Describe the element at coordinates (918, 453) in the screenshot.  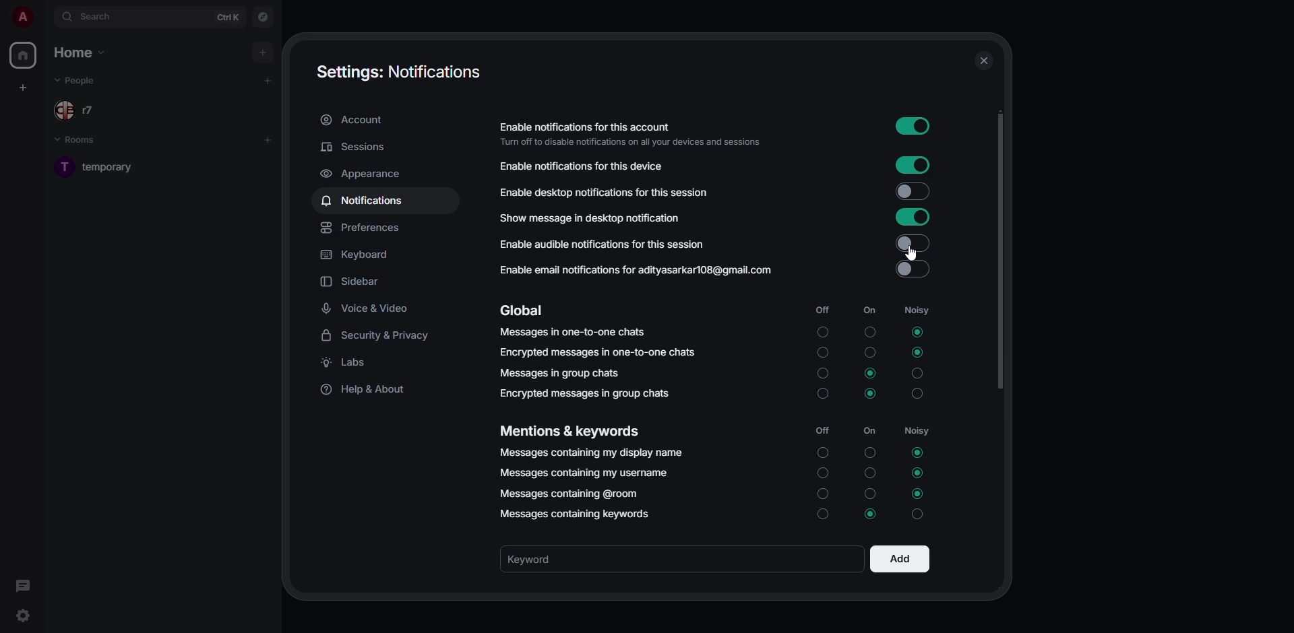
I see `selected` at that location.